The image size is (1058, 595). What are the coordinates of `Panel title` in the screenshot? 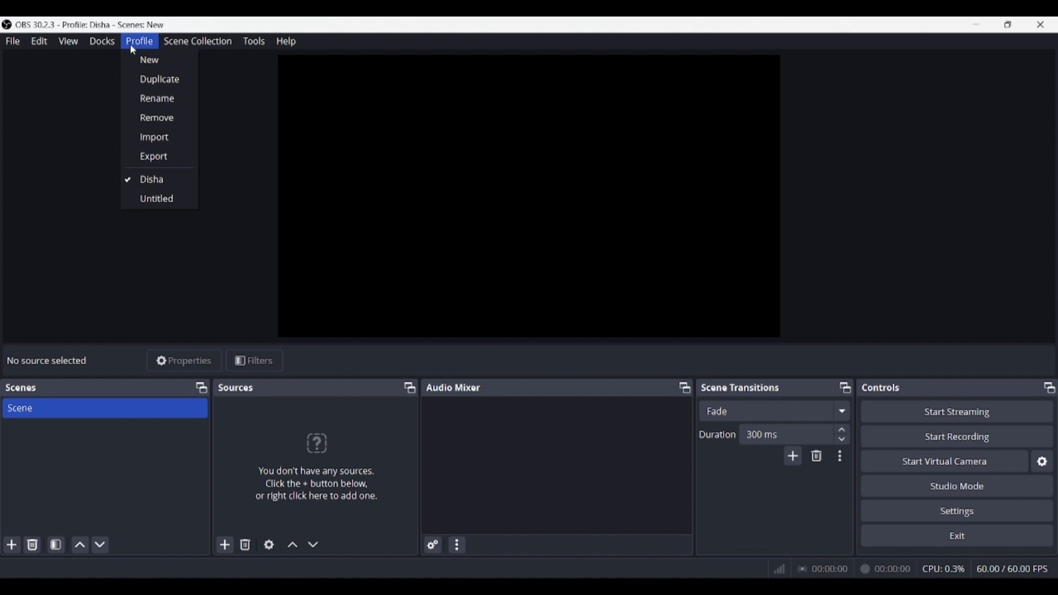 It's located at (21, 388).